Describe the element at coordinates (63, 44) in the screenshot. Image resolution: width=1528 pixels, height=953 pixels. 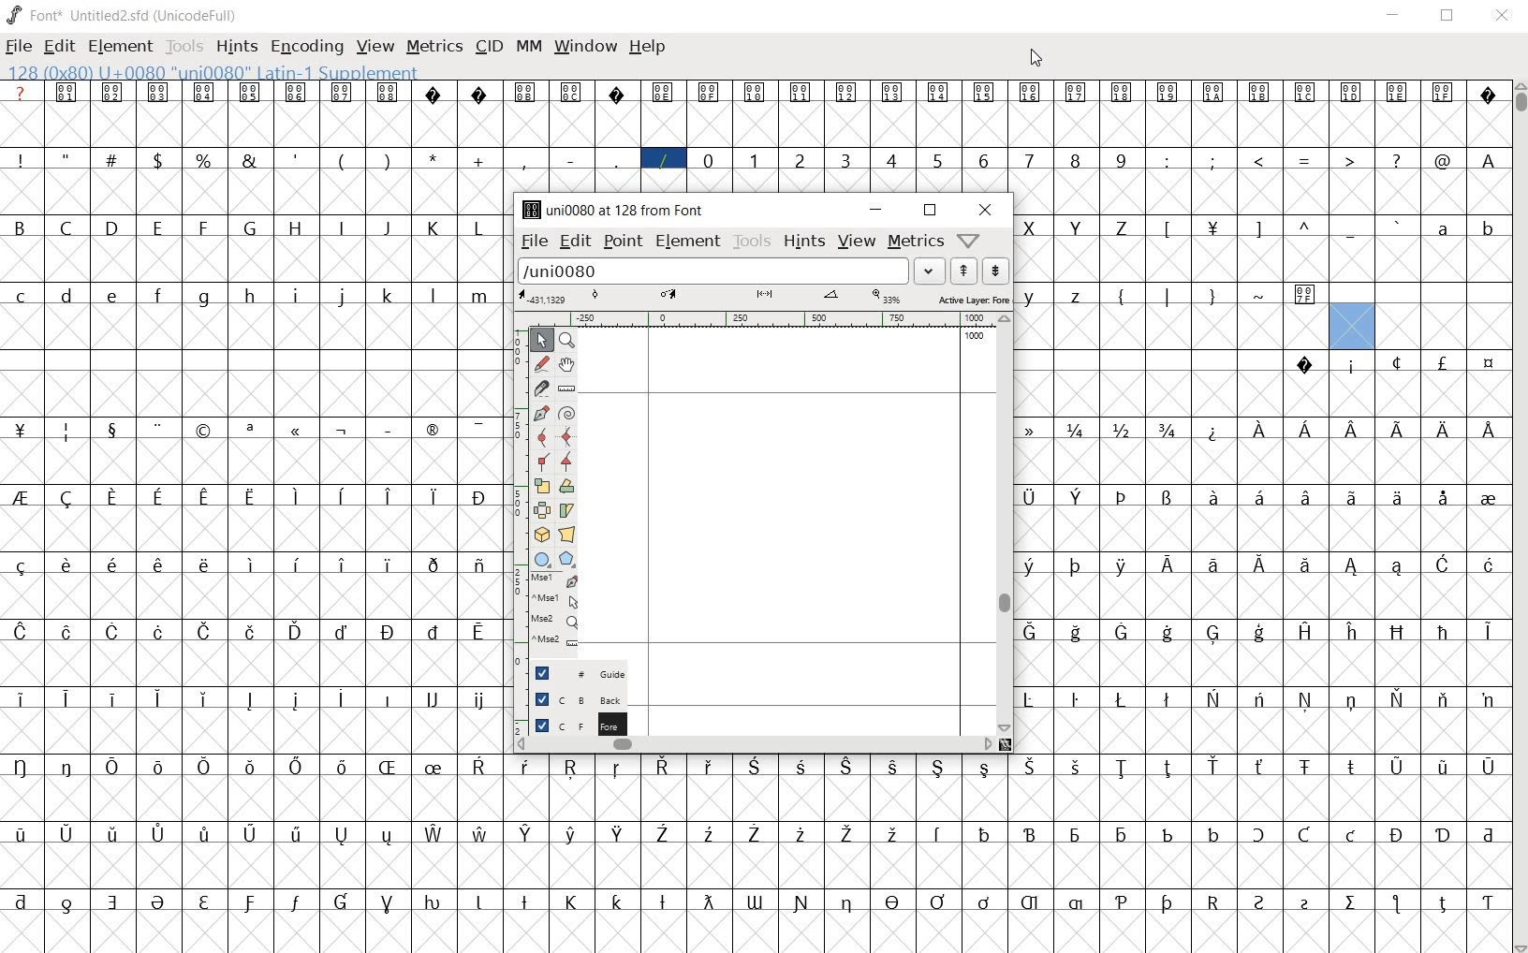
I see `EDIT` at that location.